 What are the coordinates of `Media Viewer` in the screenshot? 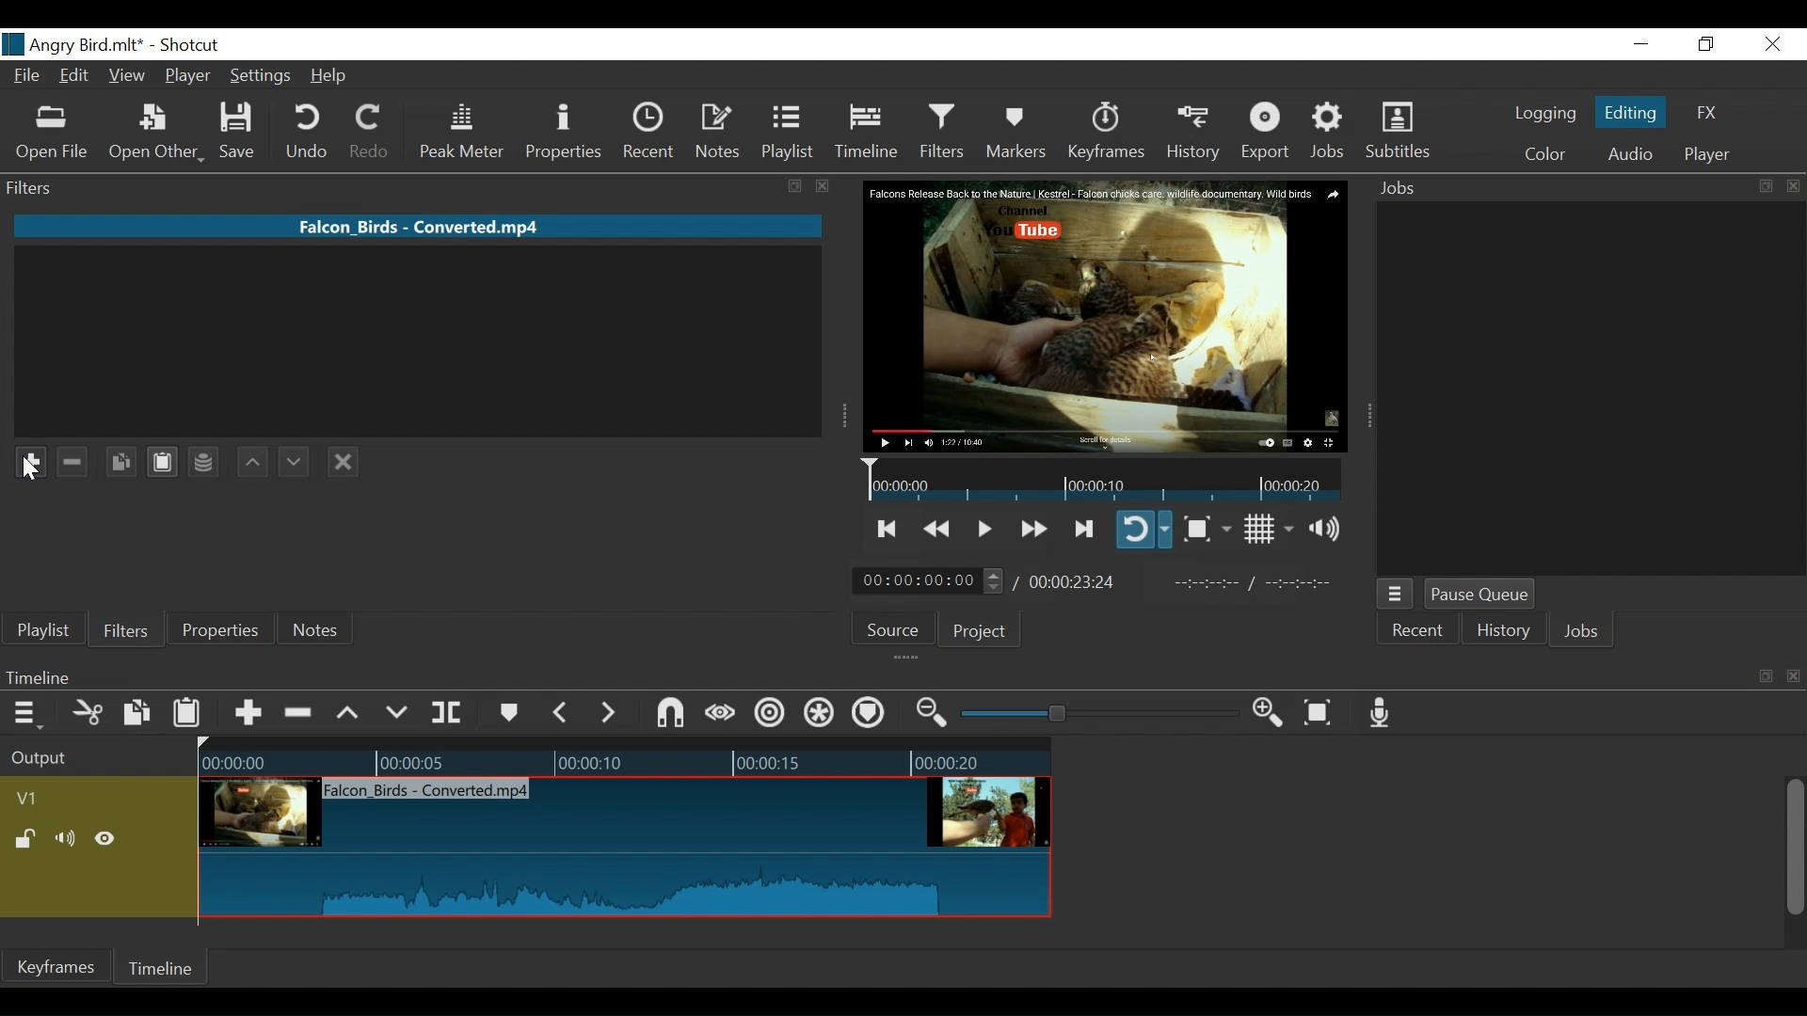 It's located at (1106, 317).